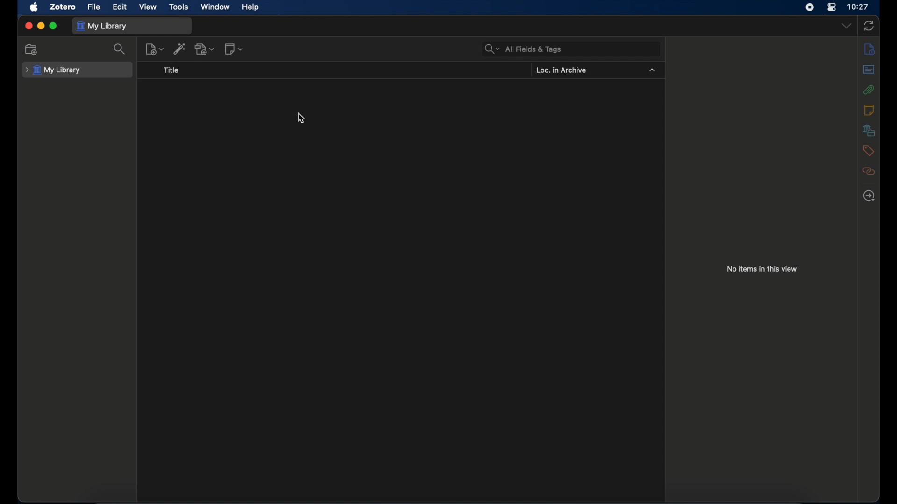  What do you see at coordinates (34, 7) in the screenshot?
I see `apple` at bounding box center [34, 7].